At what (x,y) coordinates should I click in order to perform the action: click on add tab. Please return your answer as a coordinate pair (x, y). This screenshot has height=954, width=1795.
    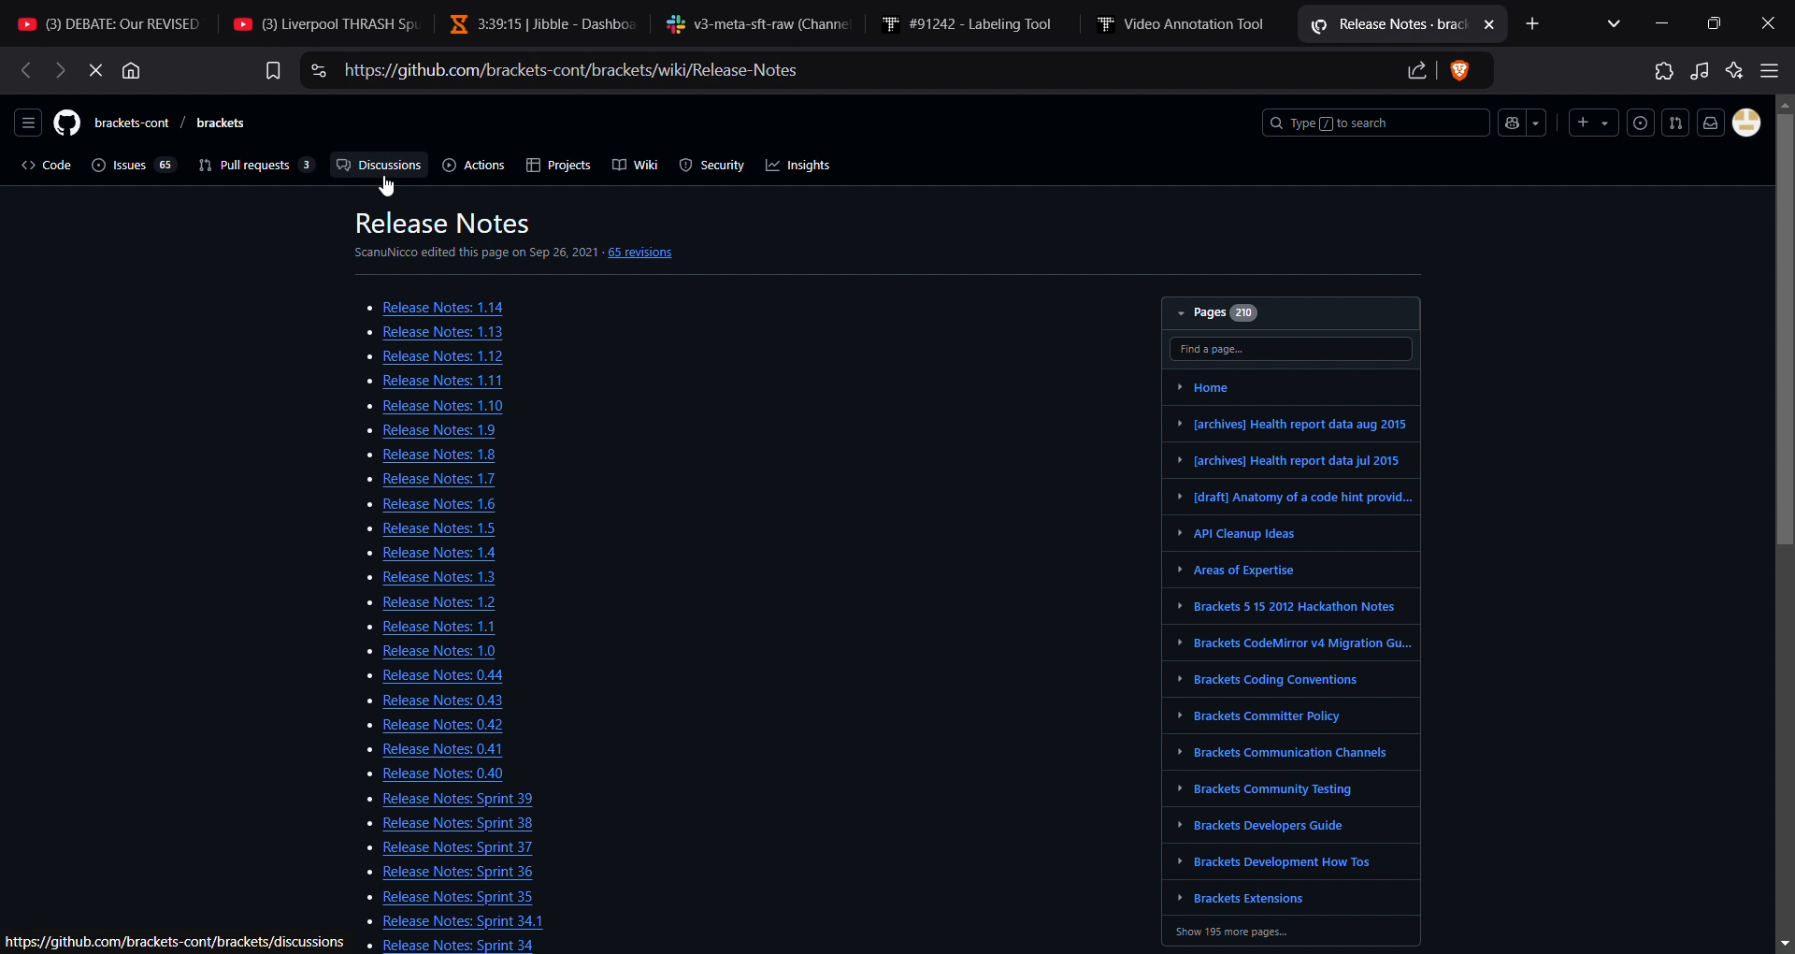
    Looking at the image, I should click on (1538, 25).